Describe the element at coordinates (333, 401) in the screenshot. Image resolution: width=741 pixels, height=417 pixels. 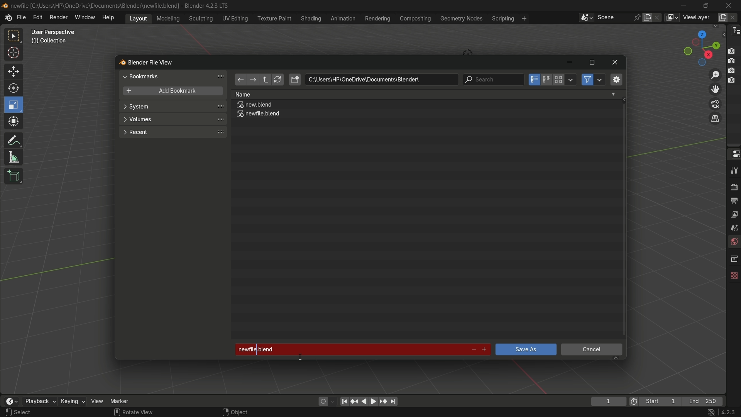
I see `auto keyframe` at that location.